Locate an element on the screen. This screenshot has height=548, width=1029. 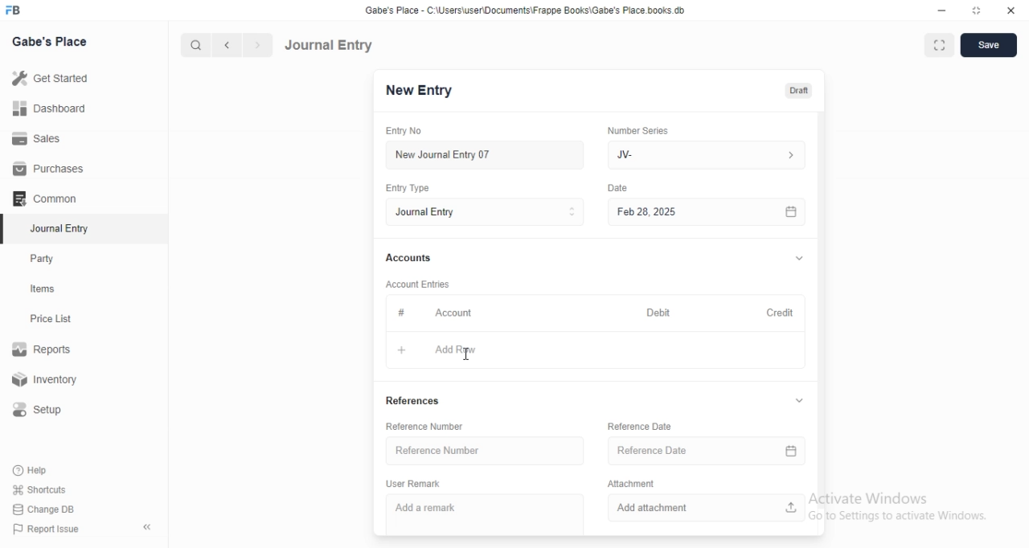
search is located at coordinates (194, 45).